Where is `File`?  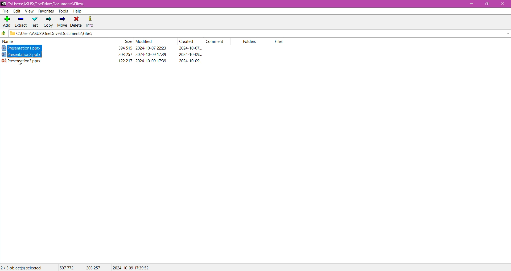
File is located at coordinates (6, 11).